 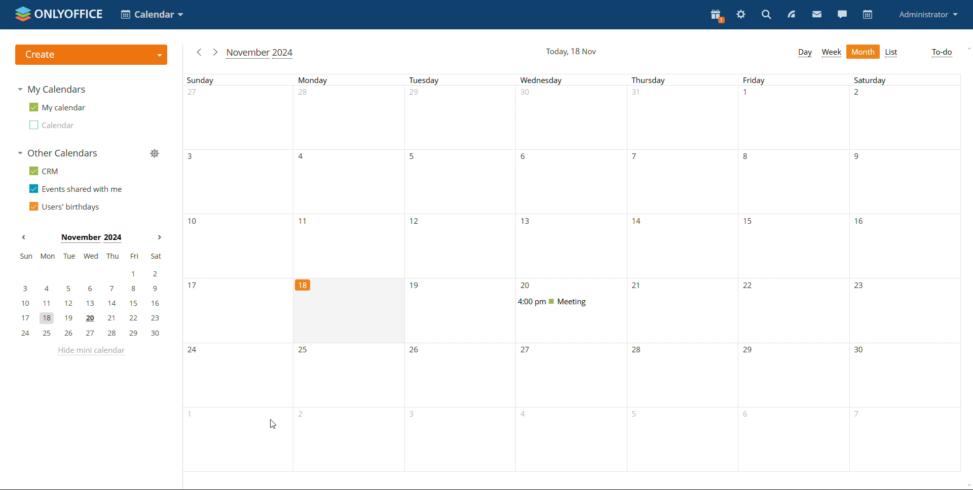 I want to click on search, so click(x=767, y=14).